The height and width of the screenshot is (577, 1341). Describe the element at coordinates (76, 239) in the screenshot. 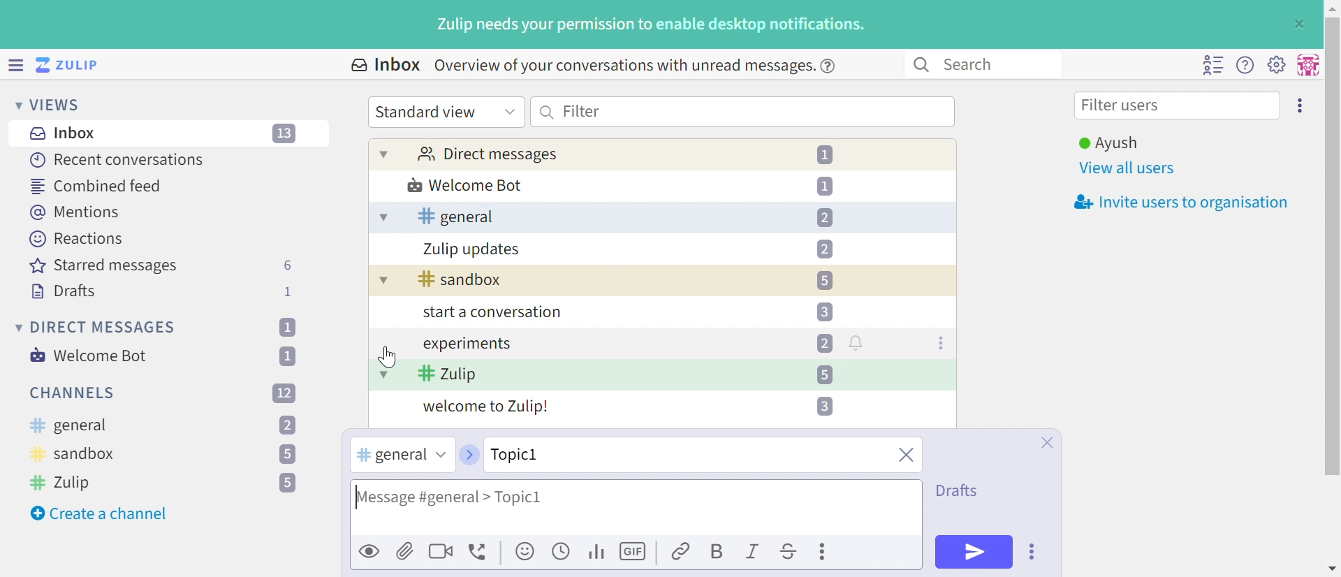

I see `Reactions` at that location.